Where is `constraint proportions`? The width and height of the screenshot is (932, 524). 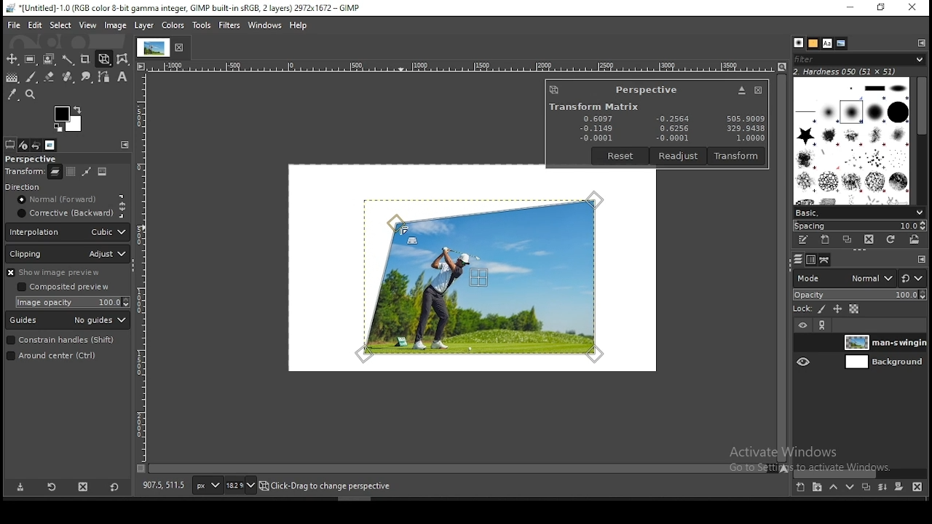 constraint proportions is located at coordinates (123, 205).